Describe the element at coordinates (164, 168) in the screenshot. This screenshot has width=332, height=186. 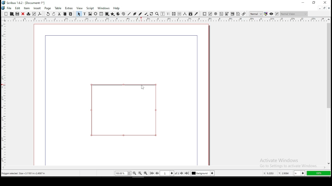
I see `scroll bar` at that location.